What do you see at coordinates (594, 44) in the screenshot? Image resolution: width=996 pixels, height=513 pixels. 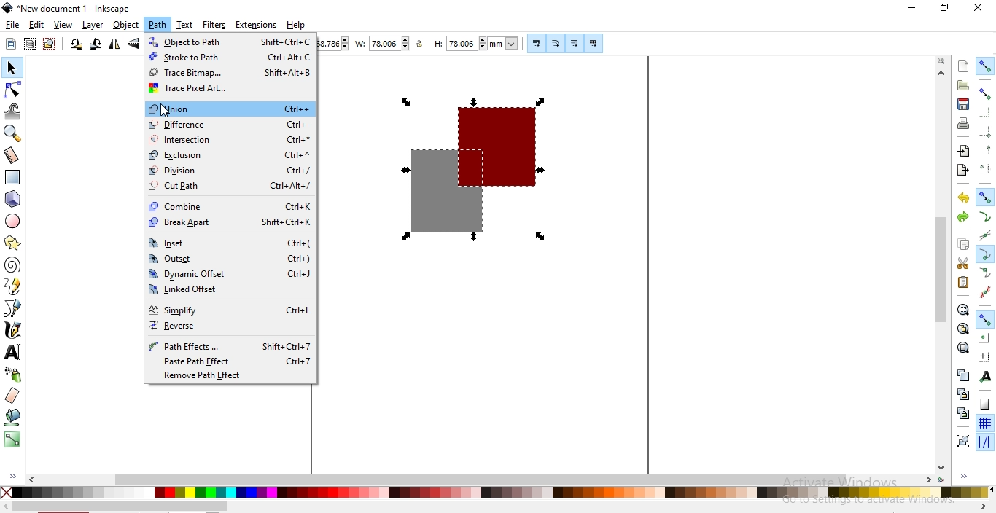 I see `move patterns along with object` at bounding box center [594, 44].